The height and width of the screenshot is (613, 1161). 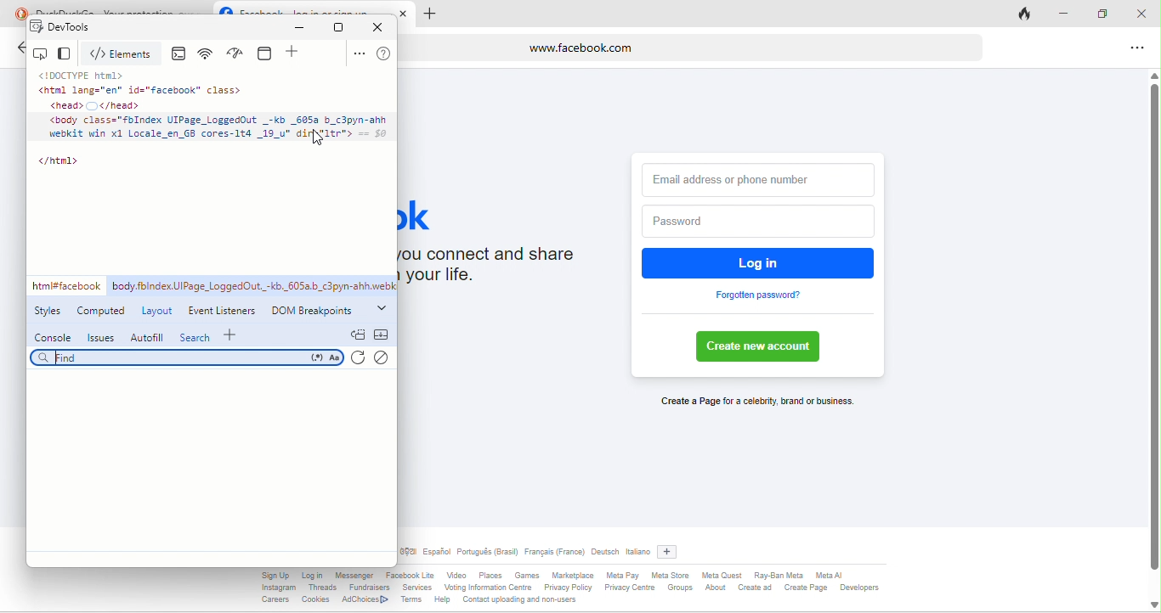 I want to click on doc quick view, so click(x=357, y=334).